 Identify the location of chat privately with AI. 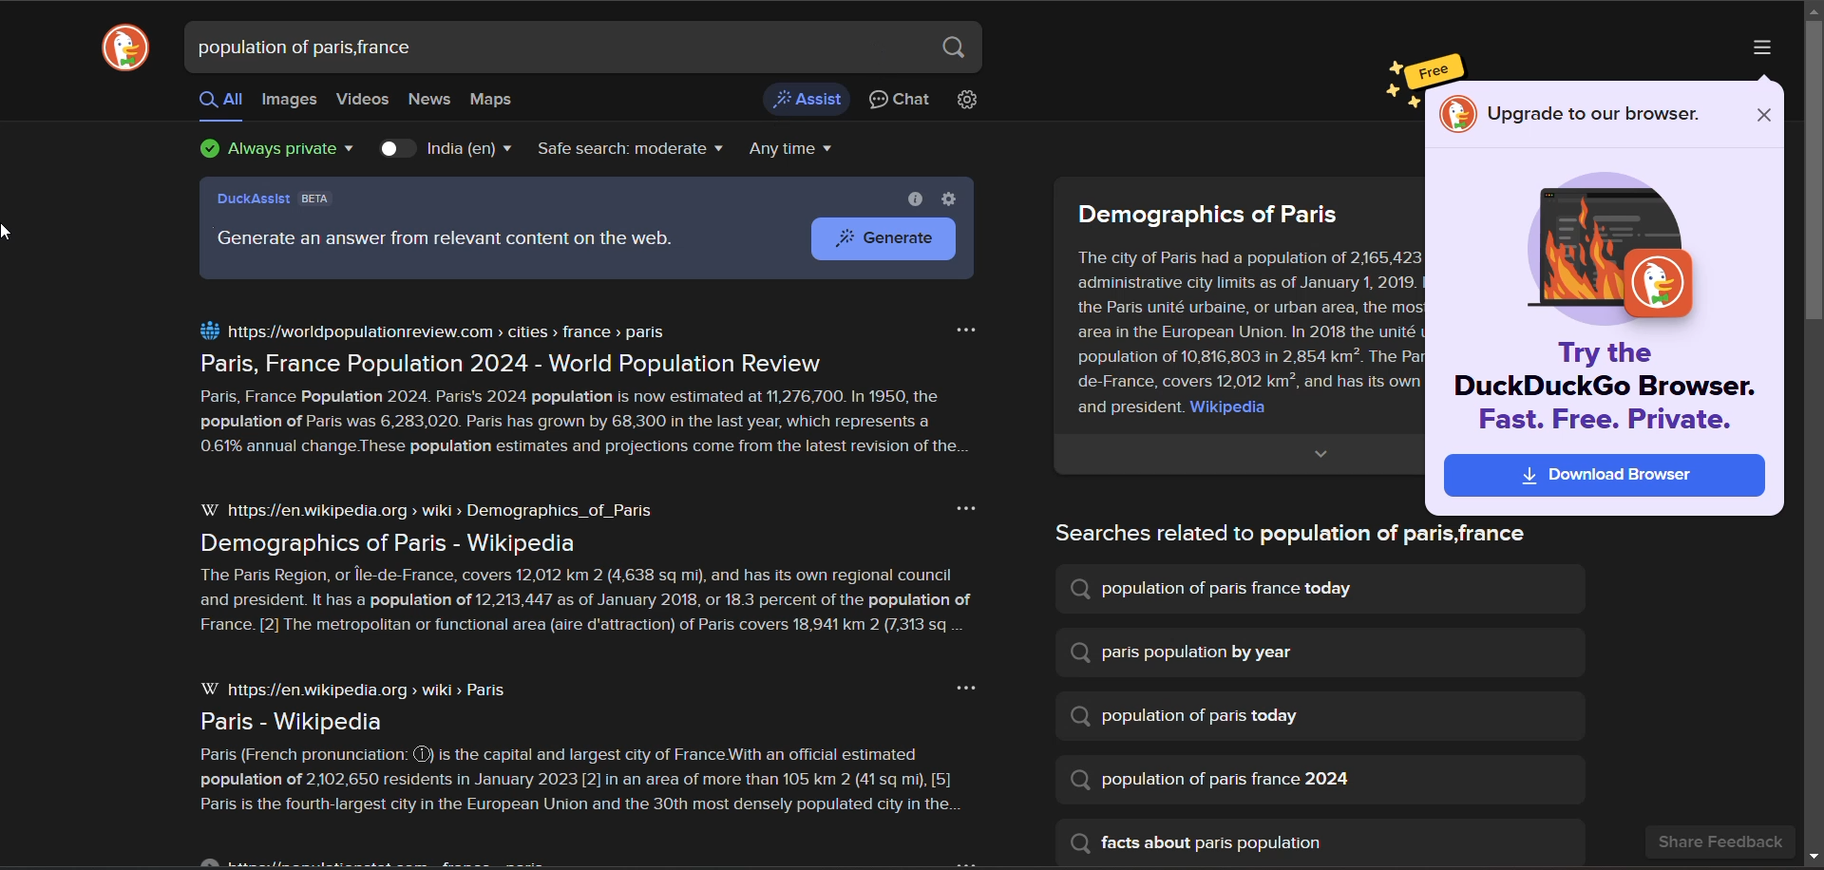
(901, 102).